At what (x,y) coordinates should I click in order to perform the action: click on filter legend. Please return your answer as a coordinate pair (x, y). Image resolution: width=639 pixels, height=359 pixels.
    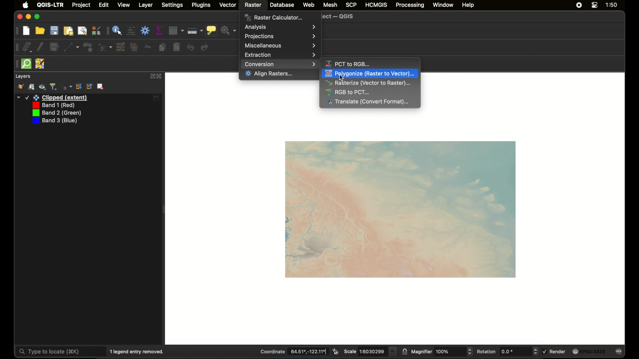
    Looking at the image, I should click on (54, 87).